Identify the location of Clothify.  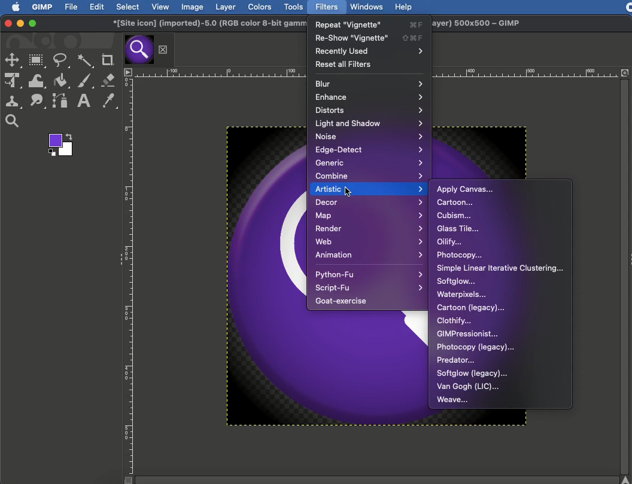
(455, 321).